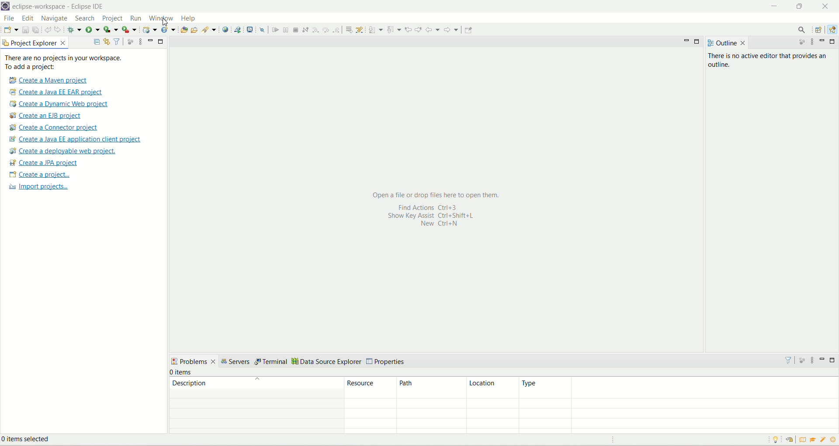 The image size is (839, 446). What do you see at coordinates (37, 188) in the screenshot?
I see `import projects` at bounding box center [37, 188].